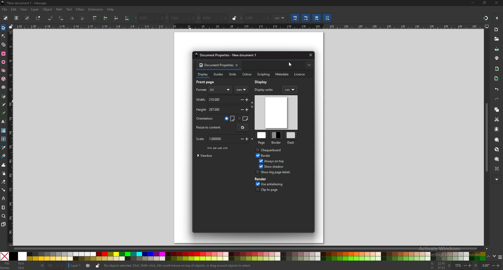  What do you see at coordinates (234, 18) in the screenshot?
I see `lock` at bounding box center [234, 18].